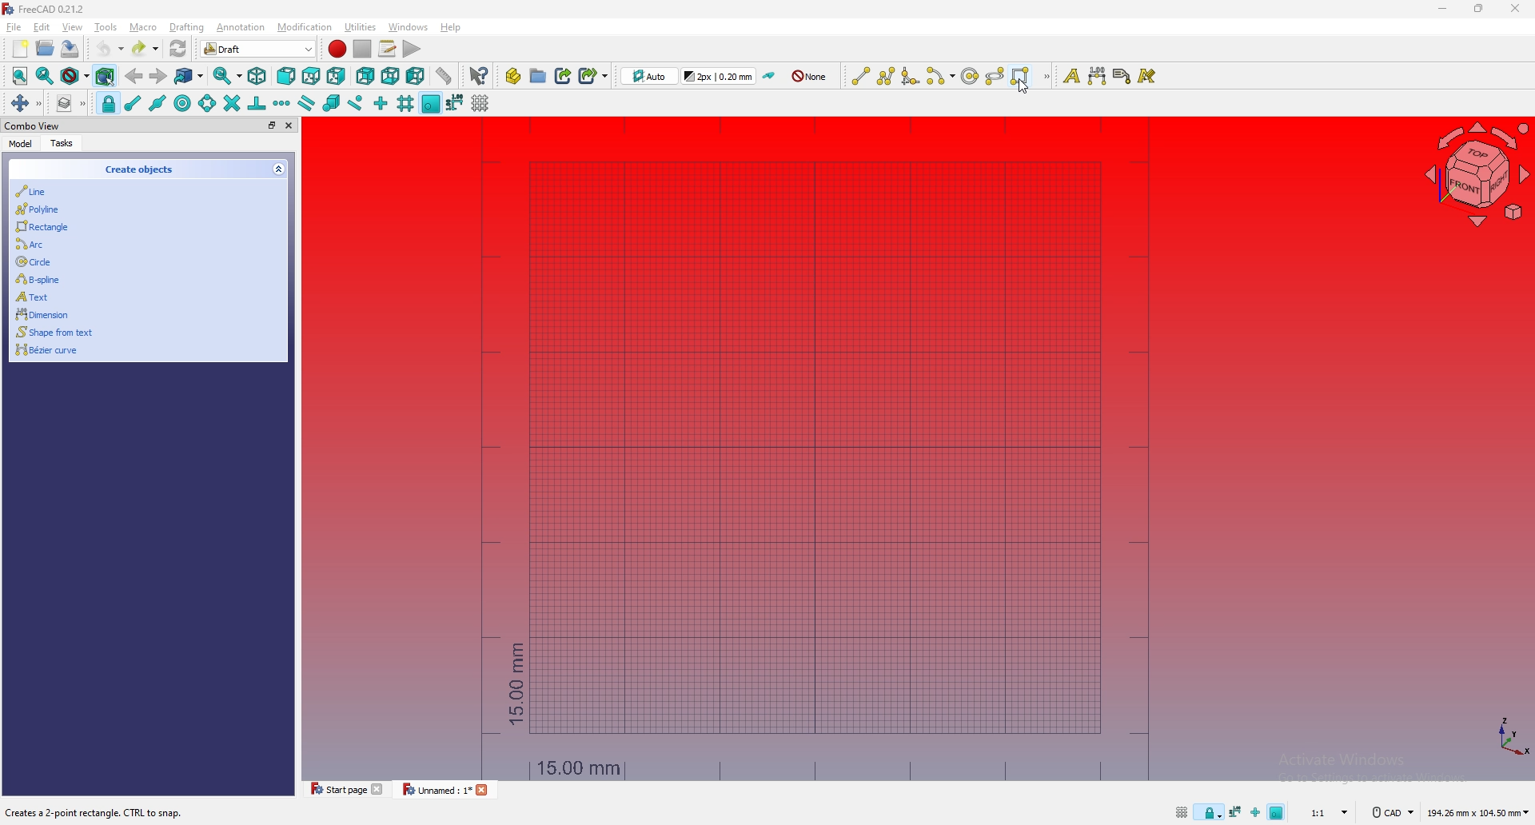  I want to click on annotation, so click(241, 27).